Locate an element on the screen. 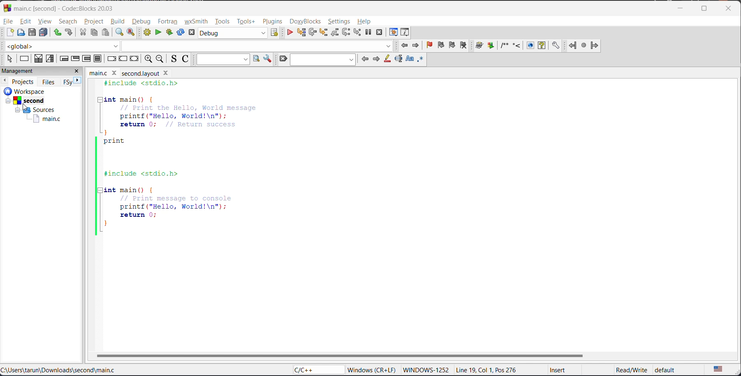  step into instruction is located at coordinates (357, 33).